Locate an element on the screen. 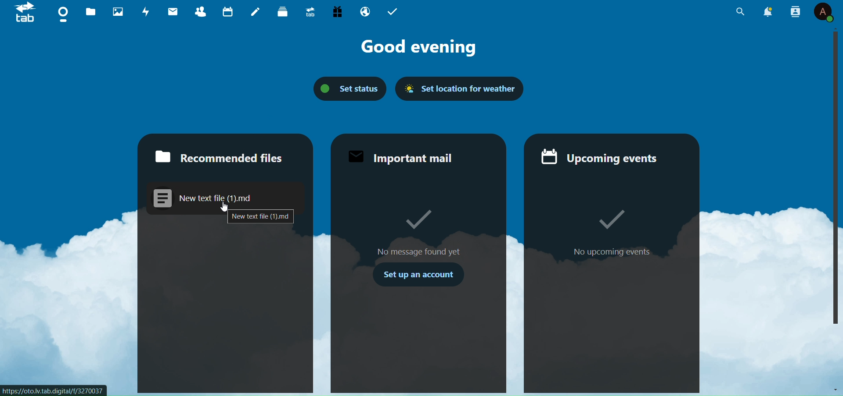  important mail is located at coordinates (404, 158).